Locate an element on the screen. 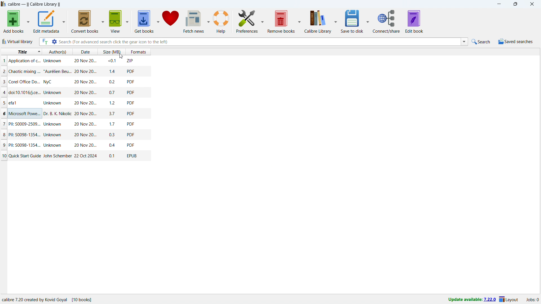 The image size is (541, 304). size is located at coordinates (113, 156).